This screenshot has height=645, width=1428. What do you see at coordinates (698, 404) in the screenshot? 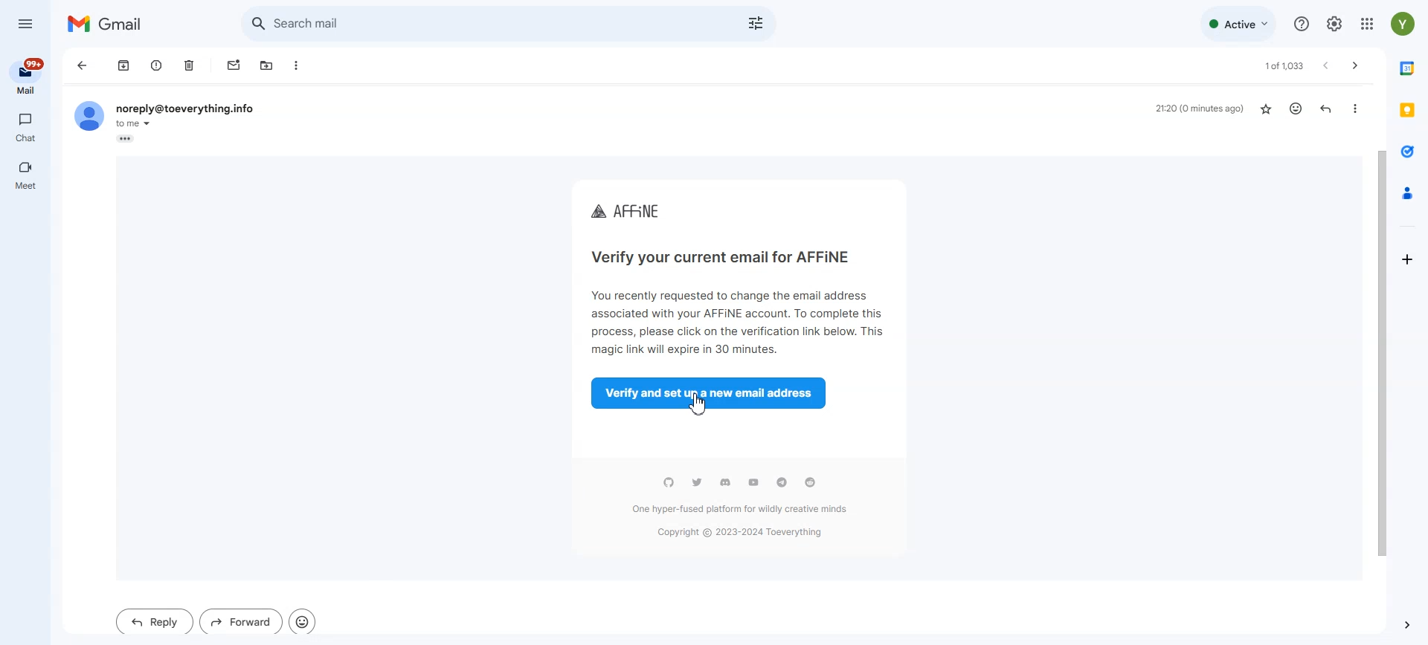
I see `Cursor` at bounding box center [698, 404].